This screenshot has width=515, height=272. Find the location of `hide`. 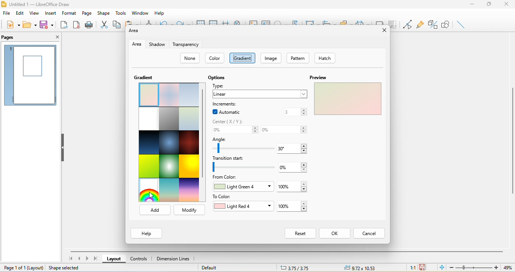

hide is located at coordinates (63, 147).